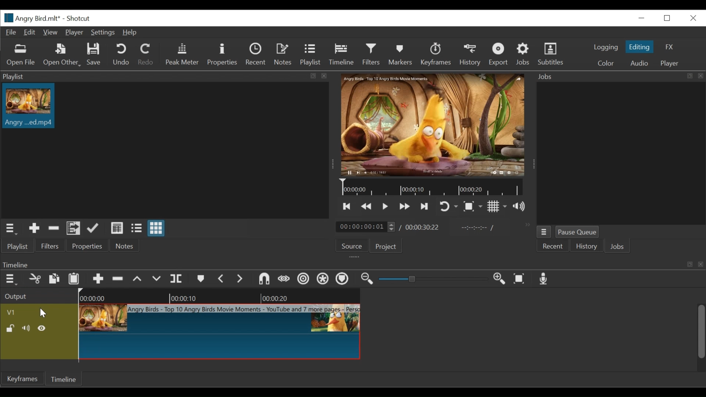  What do you see at coordinates (353, 264) in the screenshot?
I see `Timeline Panel` at bounding box center [353, 264].